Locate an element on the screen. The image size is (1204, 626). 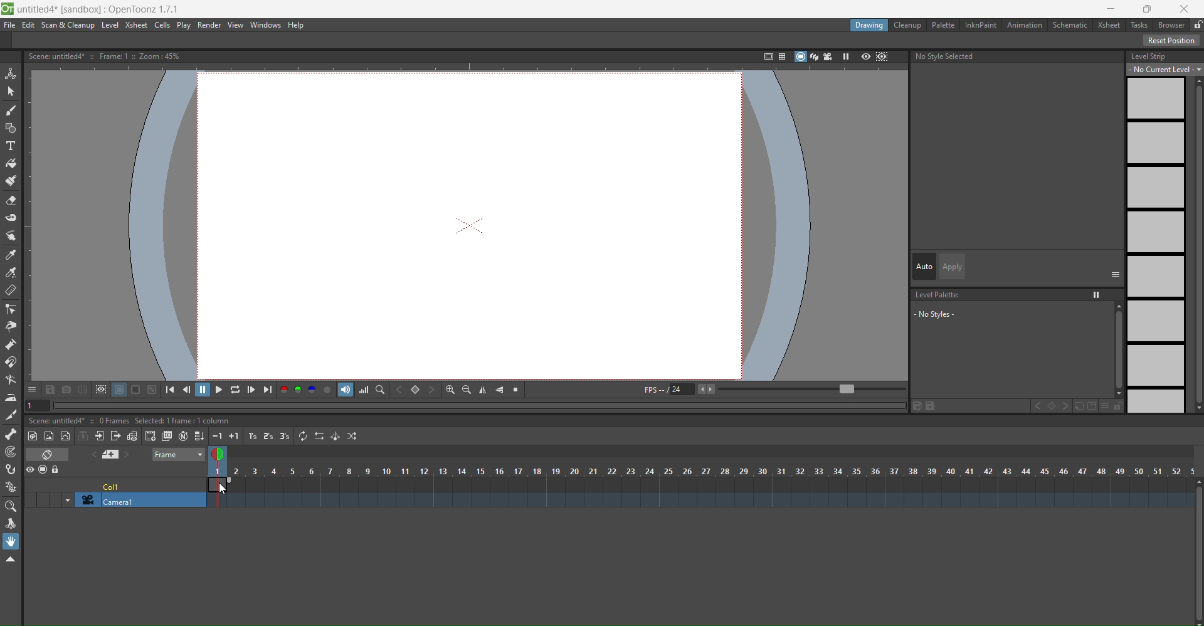
lock unlock is located at coordinates (1196, 25).